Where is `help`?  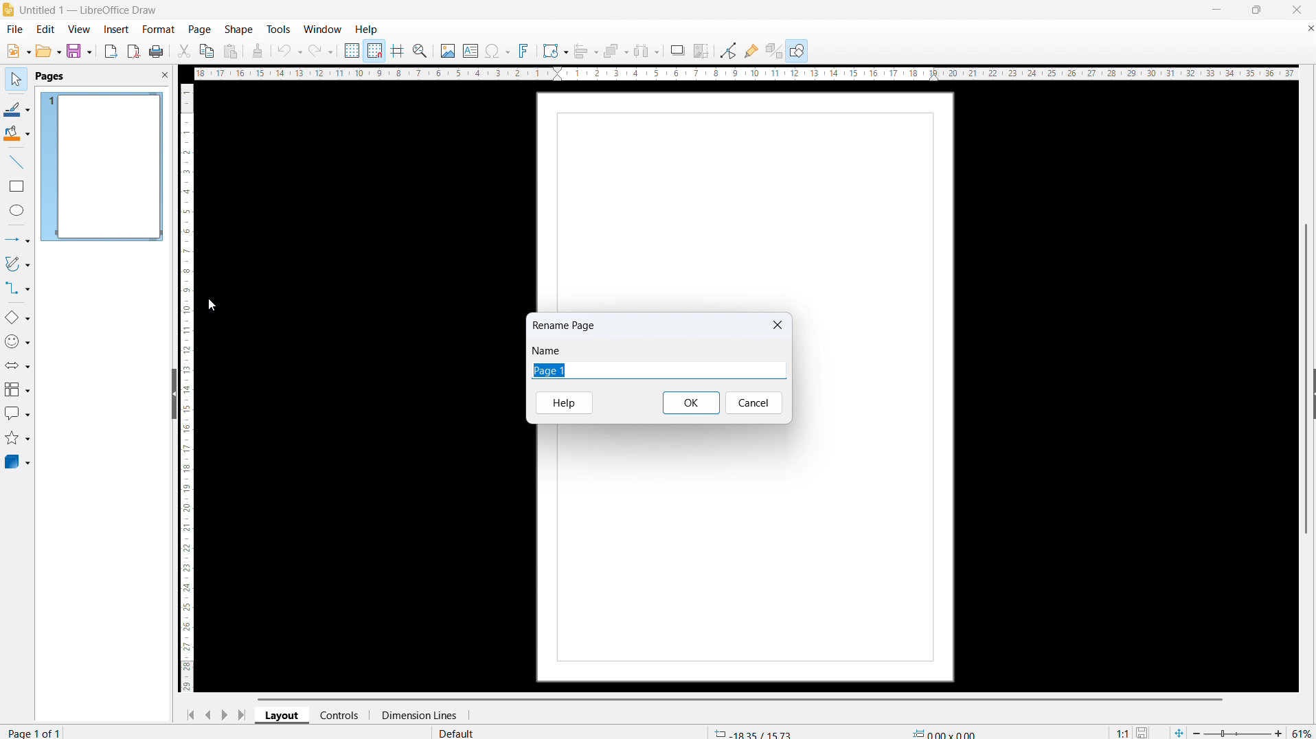
help is located at coordinates (563, 404).